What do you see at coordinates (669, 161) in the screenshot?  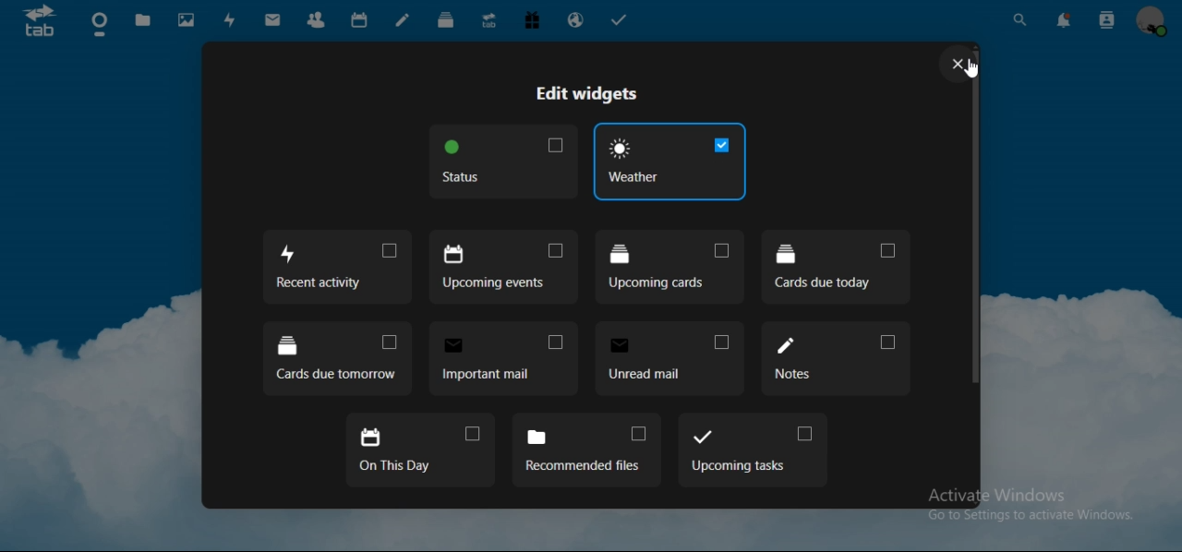 I see `weather` at bounding box center [669, 161].